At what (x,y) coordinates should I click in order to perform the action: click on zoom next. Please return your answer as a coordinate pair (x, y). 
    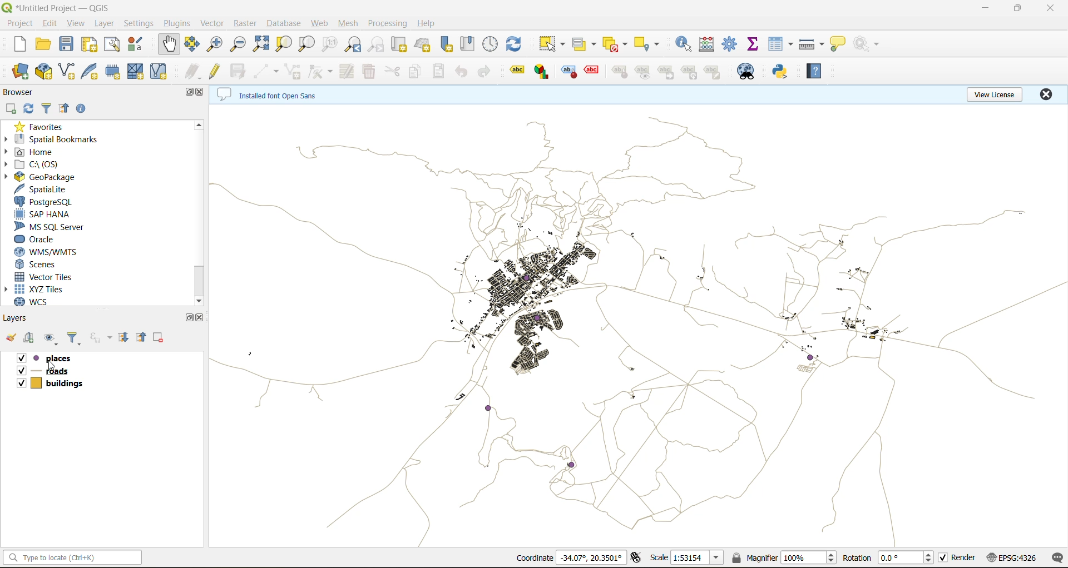
    Looking at the image, I should click on (377, 45).